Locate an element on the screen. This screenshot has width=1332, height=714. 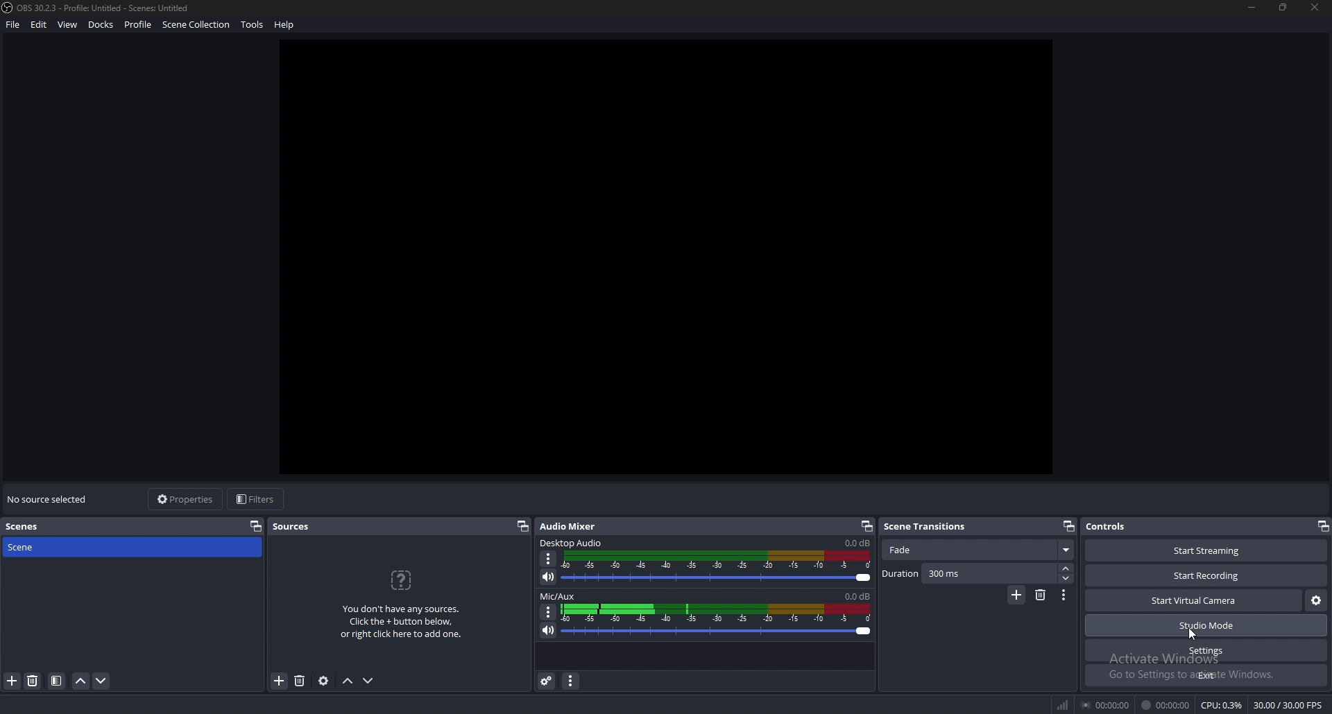
scene is located at coordinates (60, 547).